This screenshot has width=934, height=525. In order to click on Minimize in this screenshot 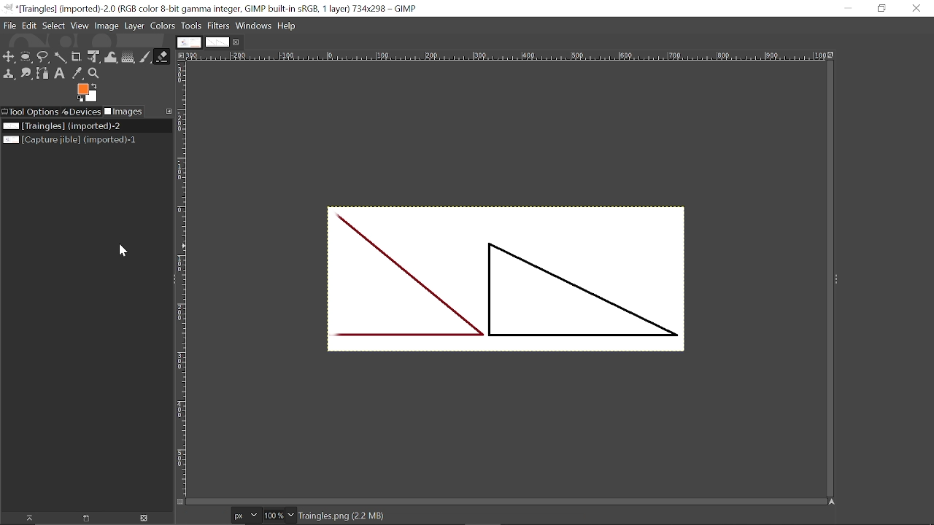, I will do `click(848, 9)`.